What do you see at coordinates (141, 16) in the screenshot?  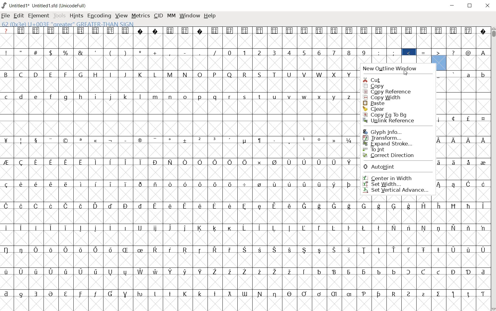 I see `metrics` at bounding box center [141, 16].